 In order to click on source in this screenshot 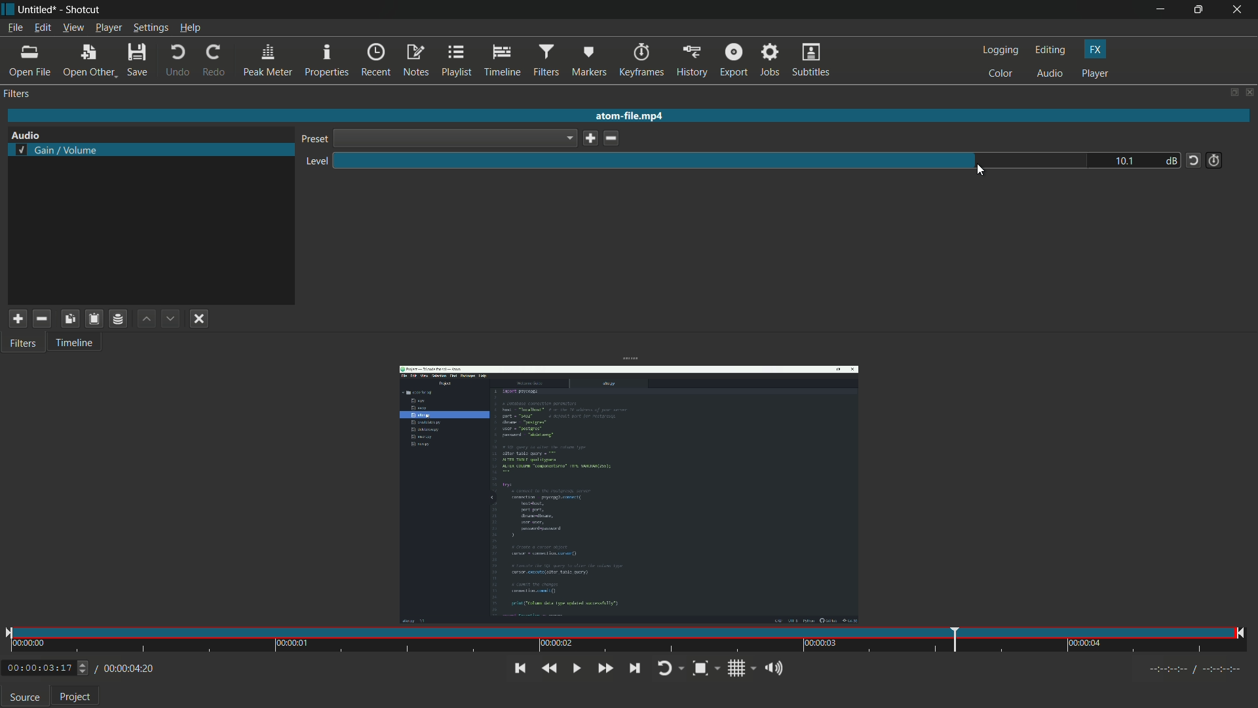, I will do `click(25, 697)`.